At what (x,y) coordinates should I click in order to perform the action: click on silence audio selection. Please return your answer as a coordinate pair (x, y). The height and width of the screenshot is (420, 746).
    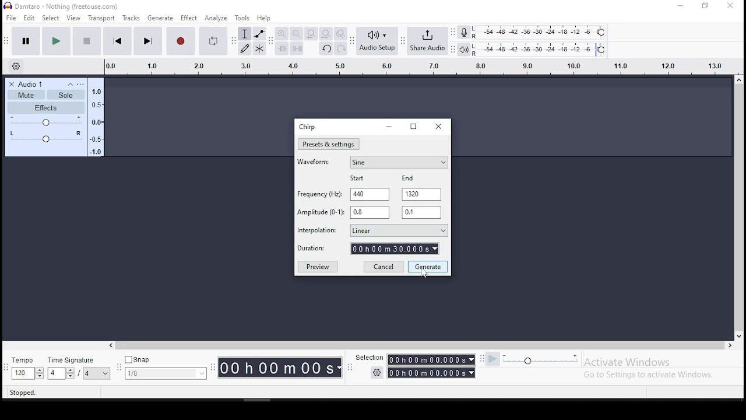
    Looking at the image, I should click on (297, 48).